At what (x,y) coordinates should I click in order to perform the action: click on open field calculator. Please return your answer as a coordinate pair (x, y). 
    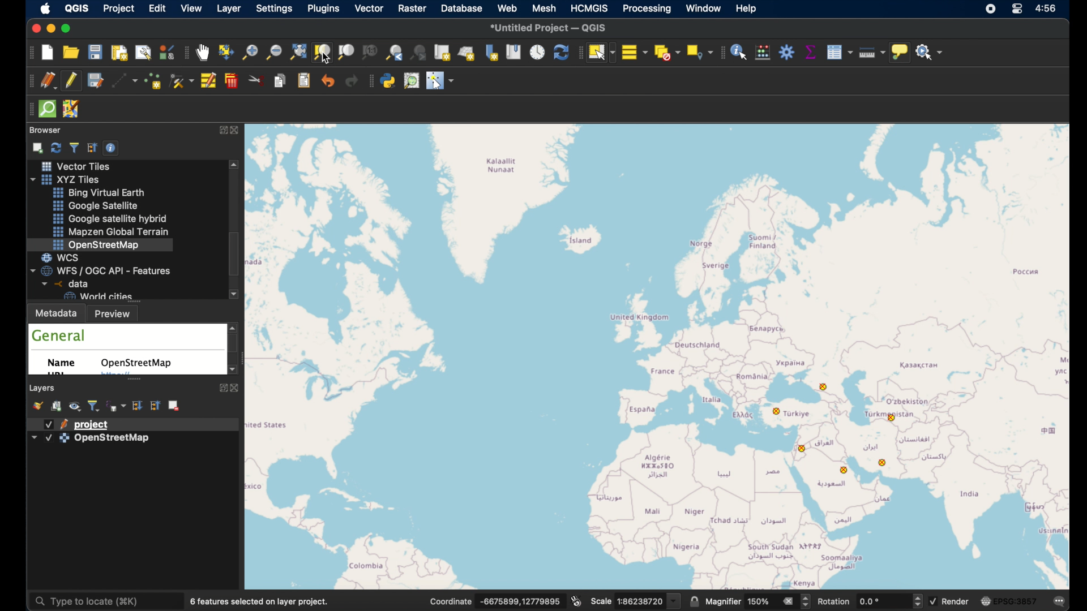
    Looking at the image, I should click on (763, 52).